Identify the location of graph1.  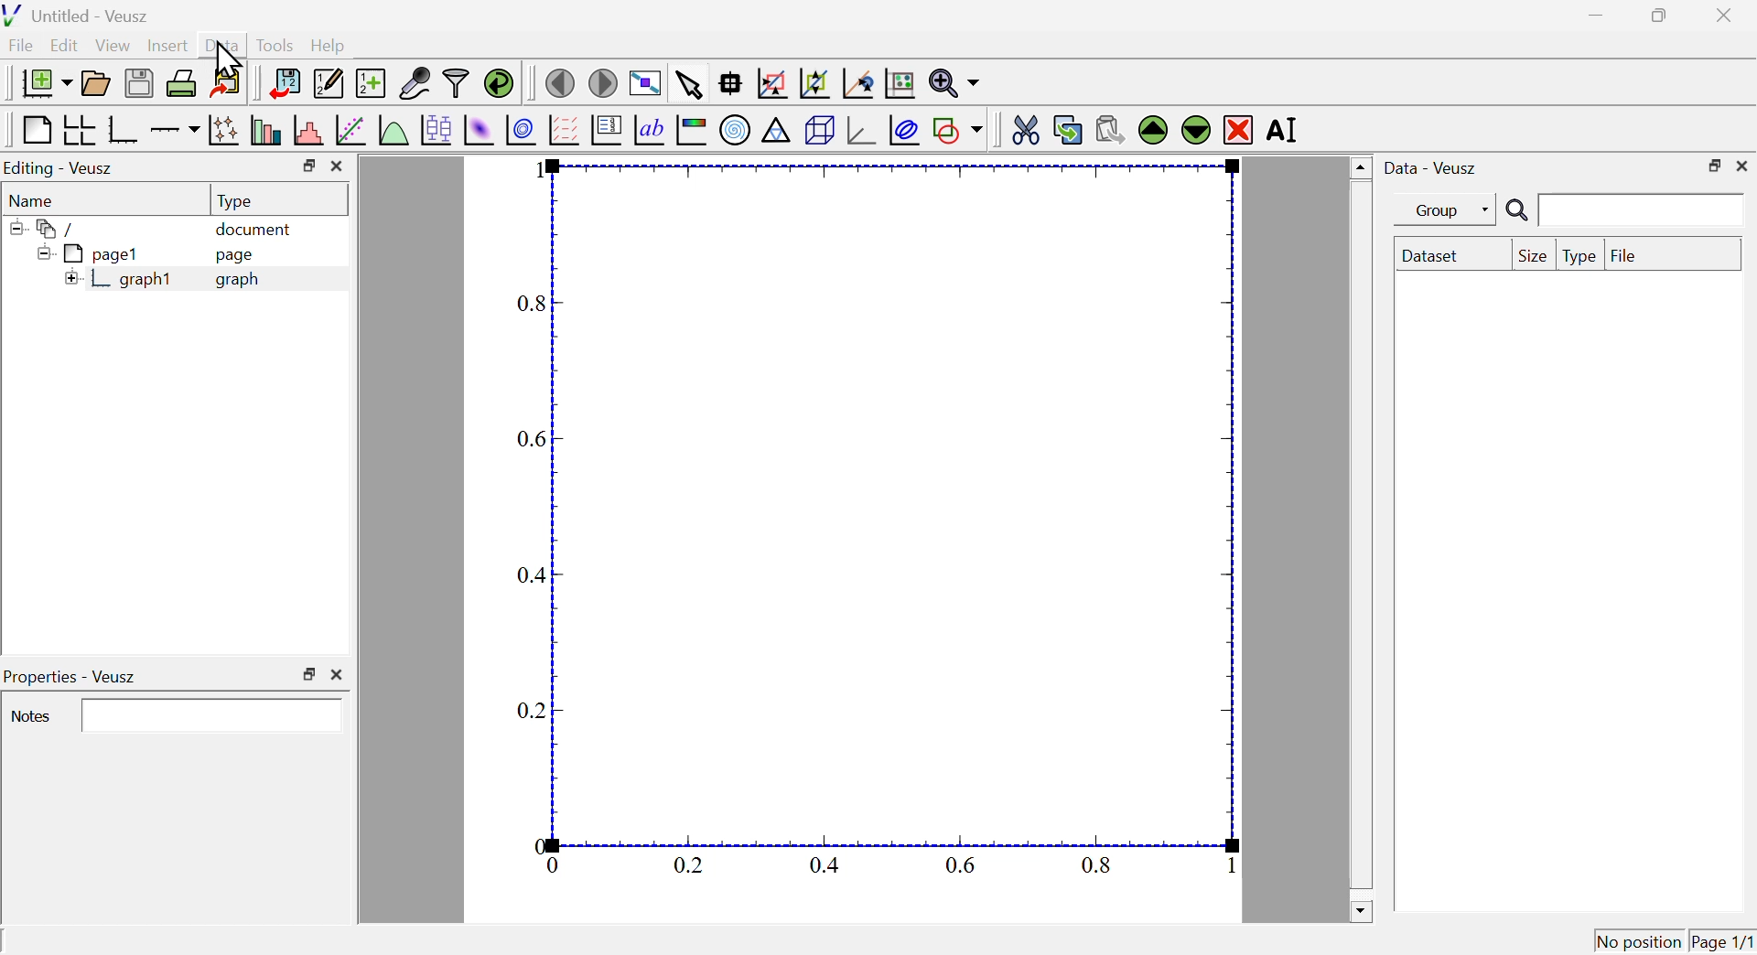
(122, 280).